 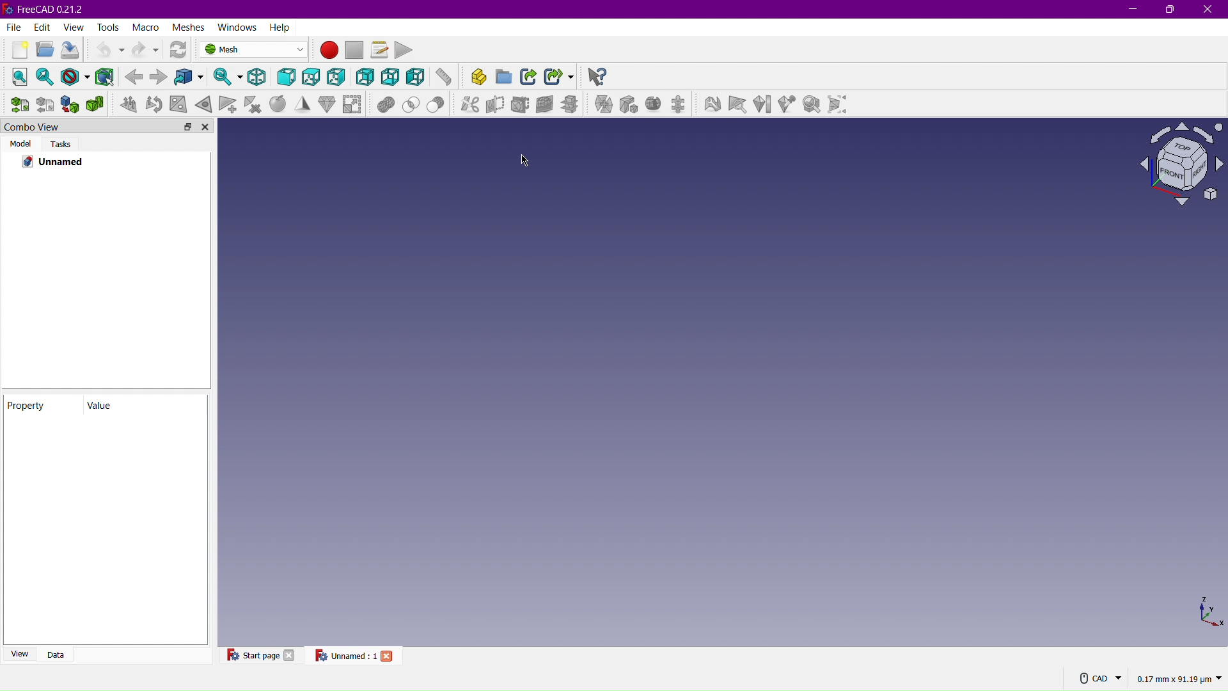 What do you see at coordinates (146, 27) in the screenshot?
I see `Macro` at bounding box center [146, 27].